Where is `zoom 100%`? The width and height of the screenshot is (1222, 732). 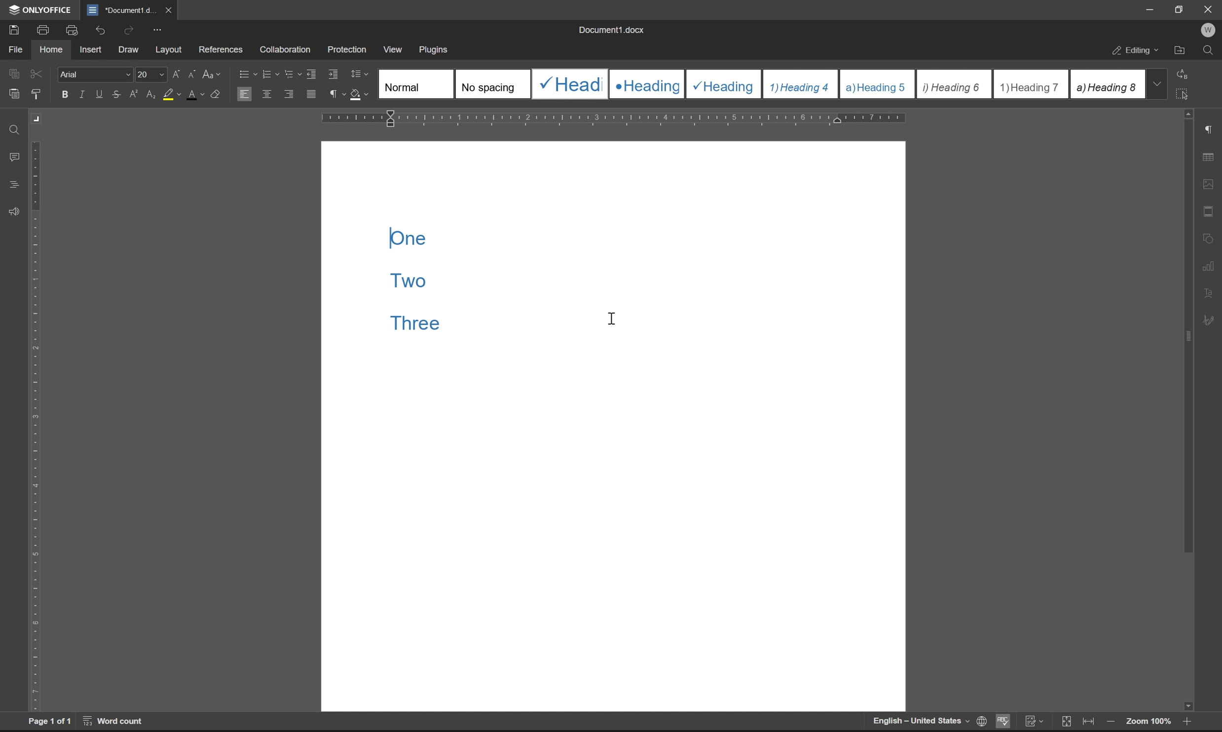
zoom 100% is located at coordinates (1148, 723).